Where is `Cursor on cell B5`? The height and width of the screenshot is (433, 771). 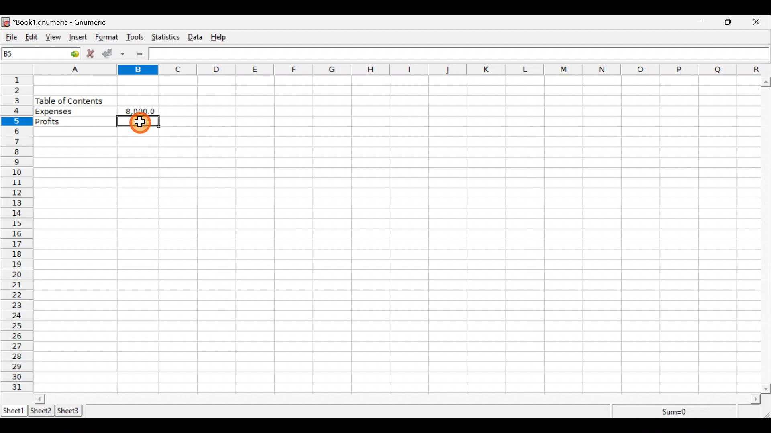
Cursor on cell B5 is located at coordinates (141, 127).